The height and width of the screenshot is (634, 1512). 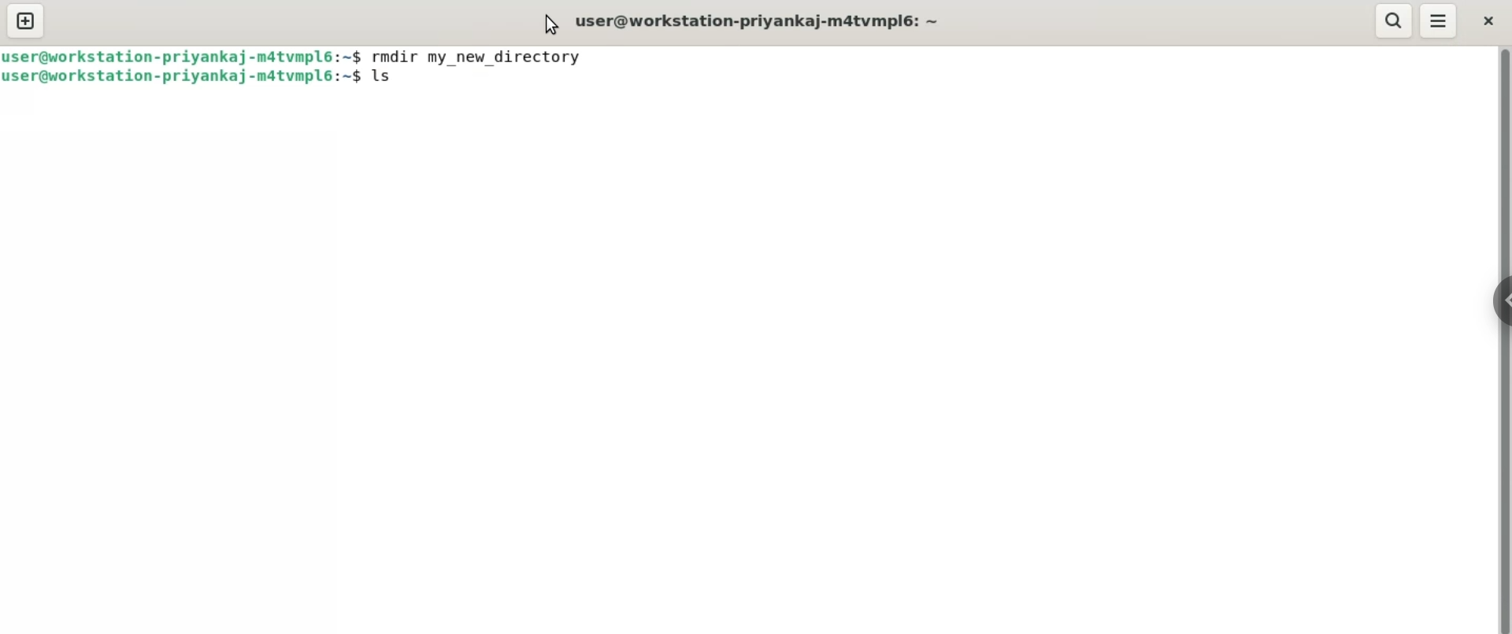 What do you see at coordinates (545, 24) in the screenshot?
I see `cursor` at bounding box center [545, 24].